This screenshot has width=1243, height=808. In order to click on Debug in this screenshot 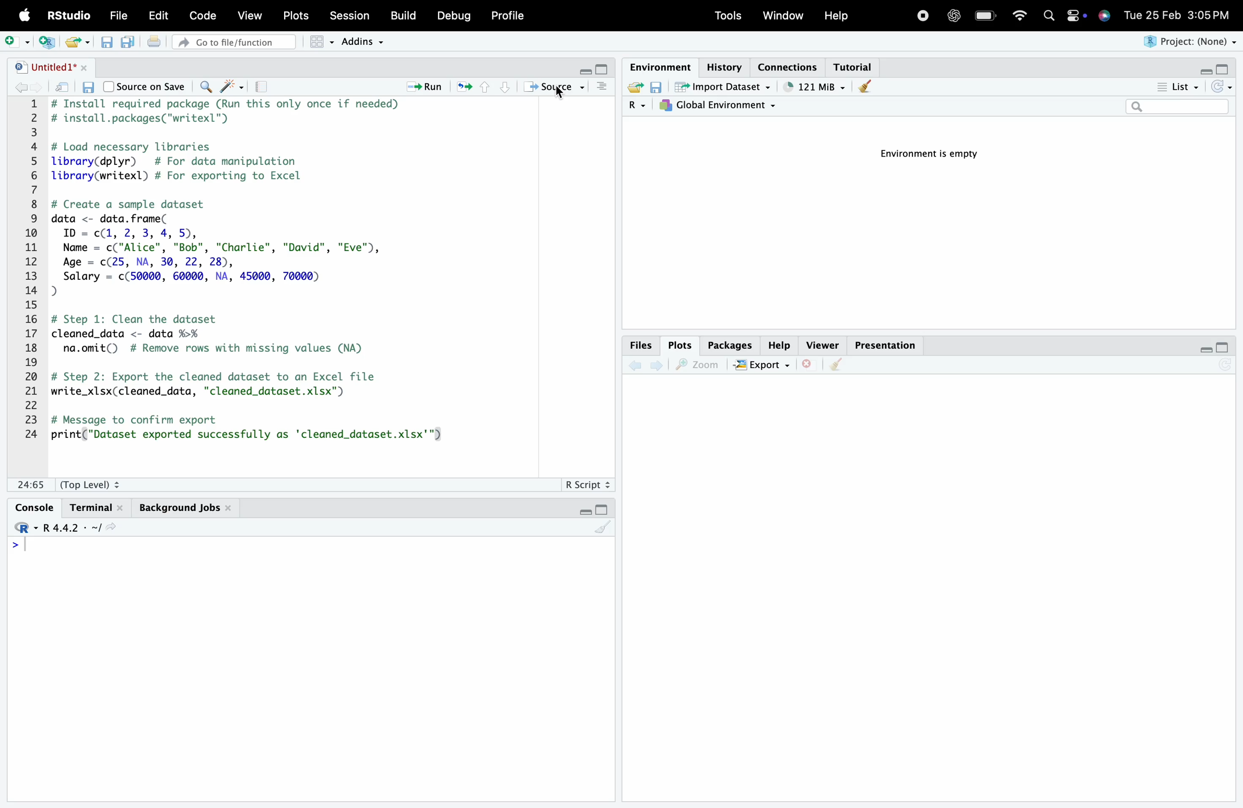, I will do `click(452, 16)`.